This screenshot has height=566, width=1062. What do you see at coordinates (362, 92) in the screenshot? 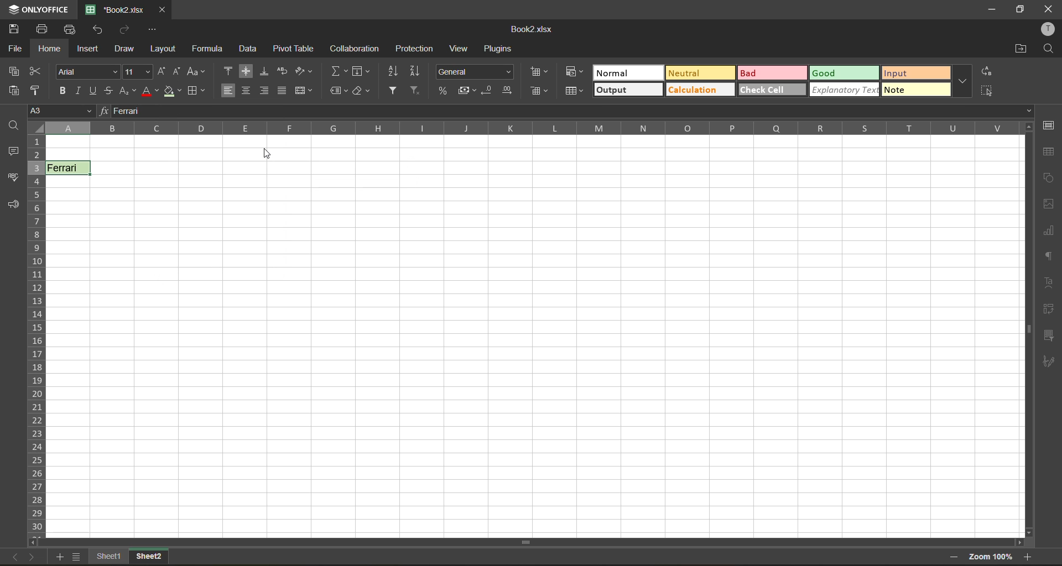
I see `clear` at bounding box center [362, 92].